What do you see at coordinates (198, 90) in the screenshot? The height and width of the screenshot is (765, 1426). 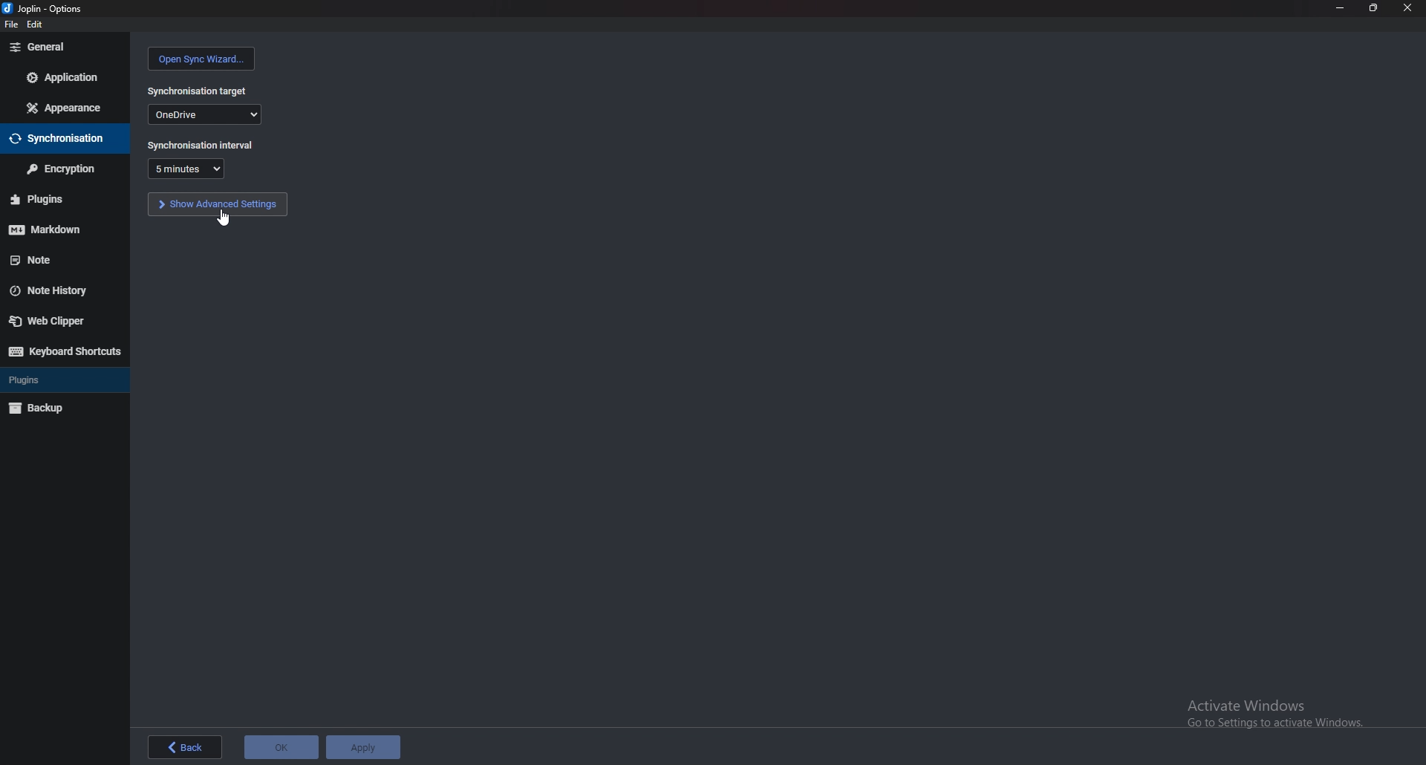 I see `sync target` at bounding box center [198, 90].